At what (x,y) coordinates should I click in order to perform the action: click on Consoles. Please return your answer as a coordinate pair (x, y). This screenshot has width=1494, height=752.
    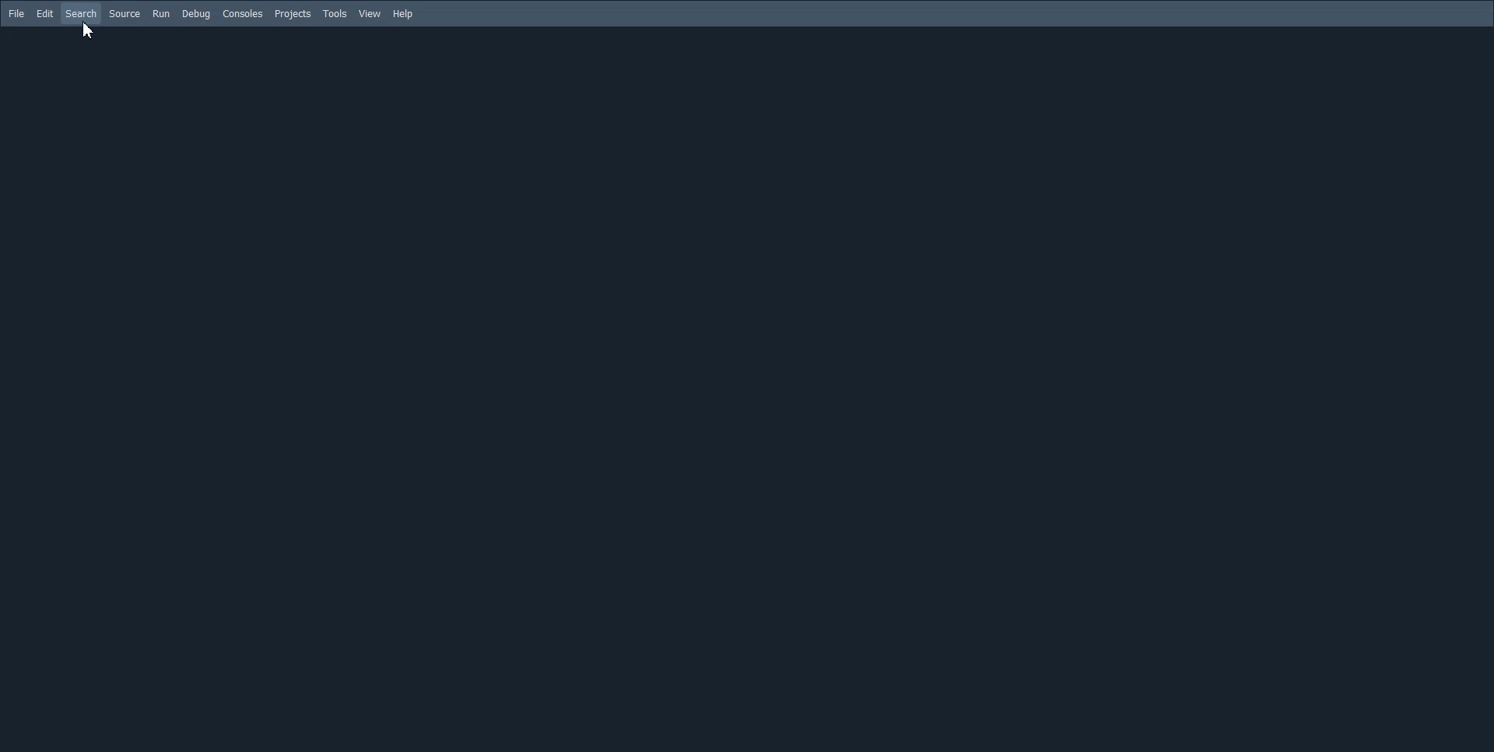
    Looking at the image, I should click on (242, 13).